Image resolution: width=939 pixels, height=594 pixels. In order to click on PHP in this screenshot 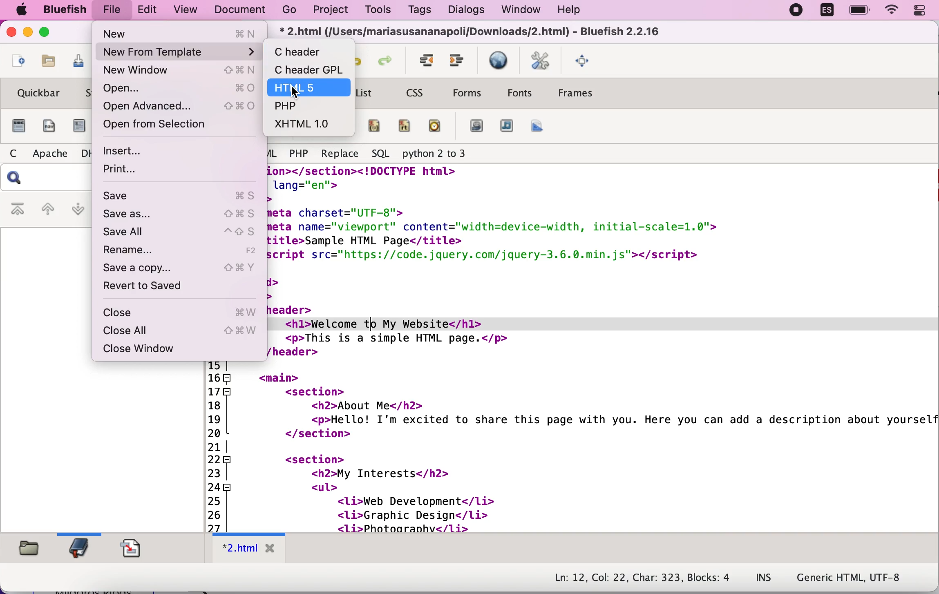, I will do `click(300, 154)`.